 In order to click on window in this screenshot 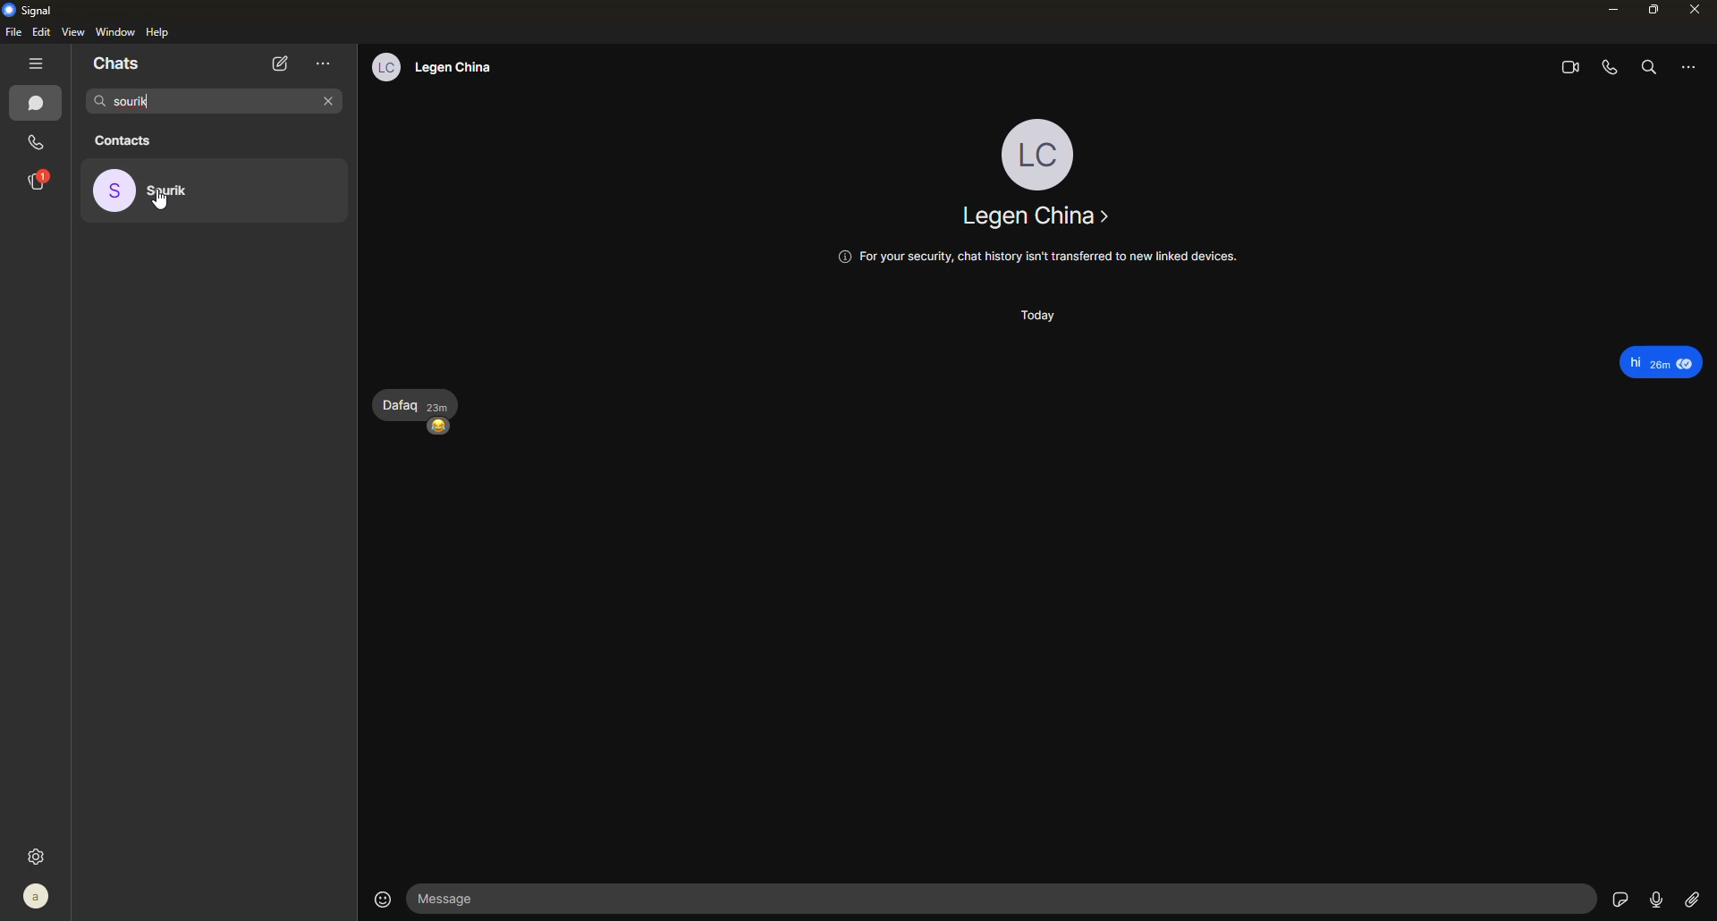, I will do `click(115, 31)`.